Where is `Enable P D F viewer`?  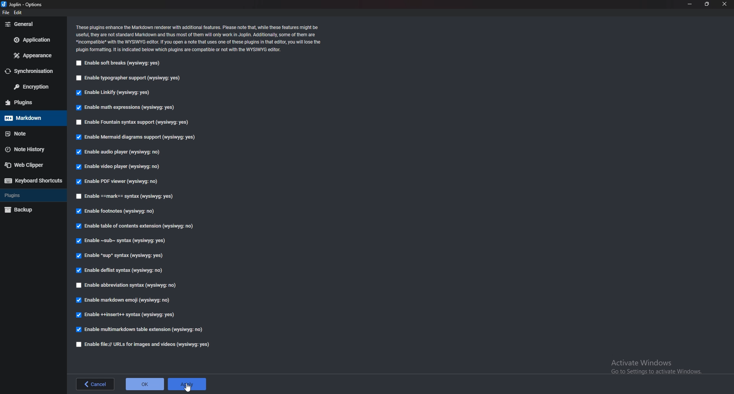
Enable P D F viewer is located at coordinates (118, 181).